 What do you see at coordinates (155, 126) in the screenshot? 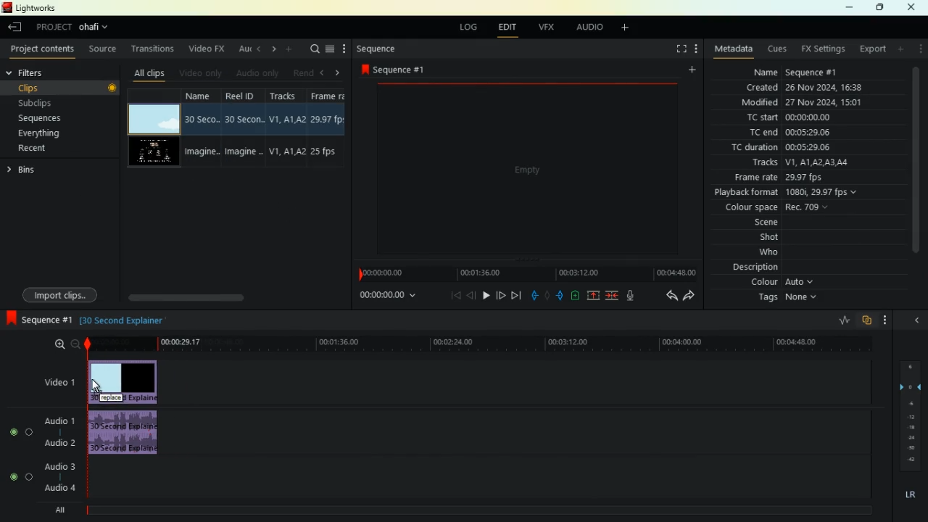
I see `Mouse Cursor` at bounding box center [155, 126].